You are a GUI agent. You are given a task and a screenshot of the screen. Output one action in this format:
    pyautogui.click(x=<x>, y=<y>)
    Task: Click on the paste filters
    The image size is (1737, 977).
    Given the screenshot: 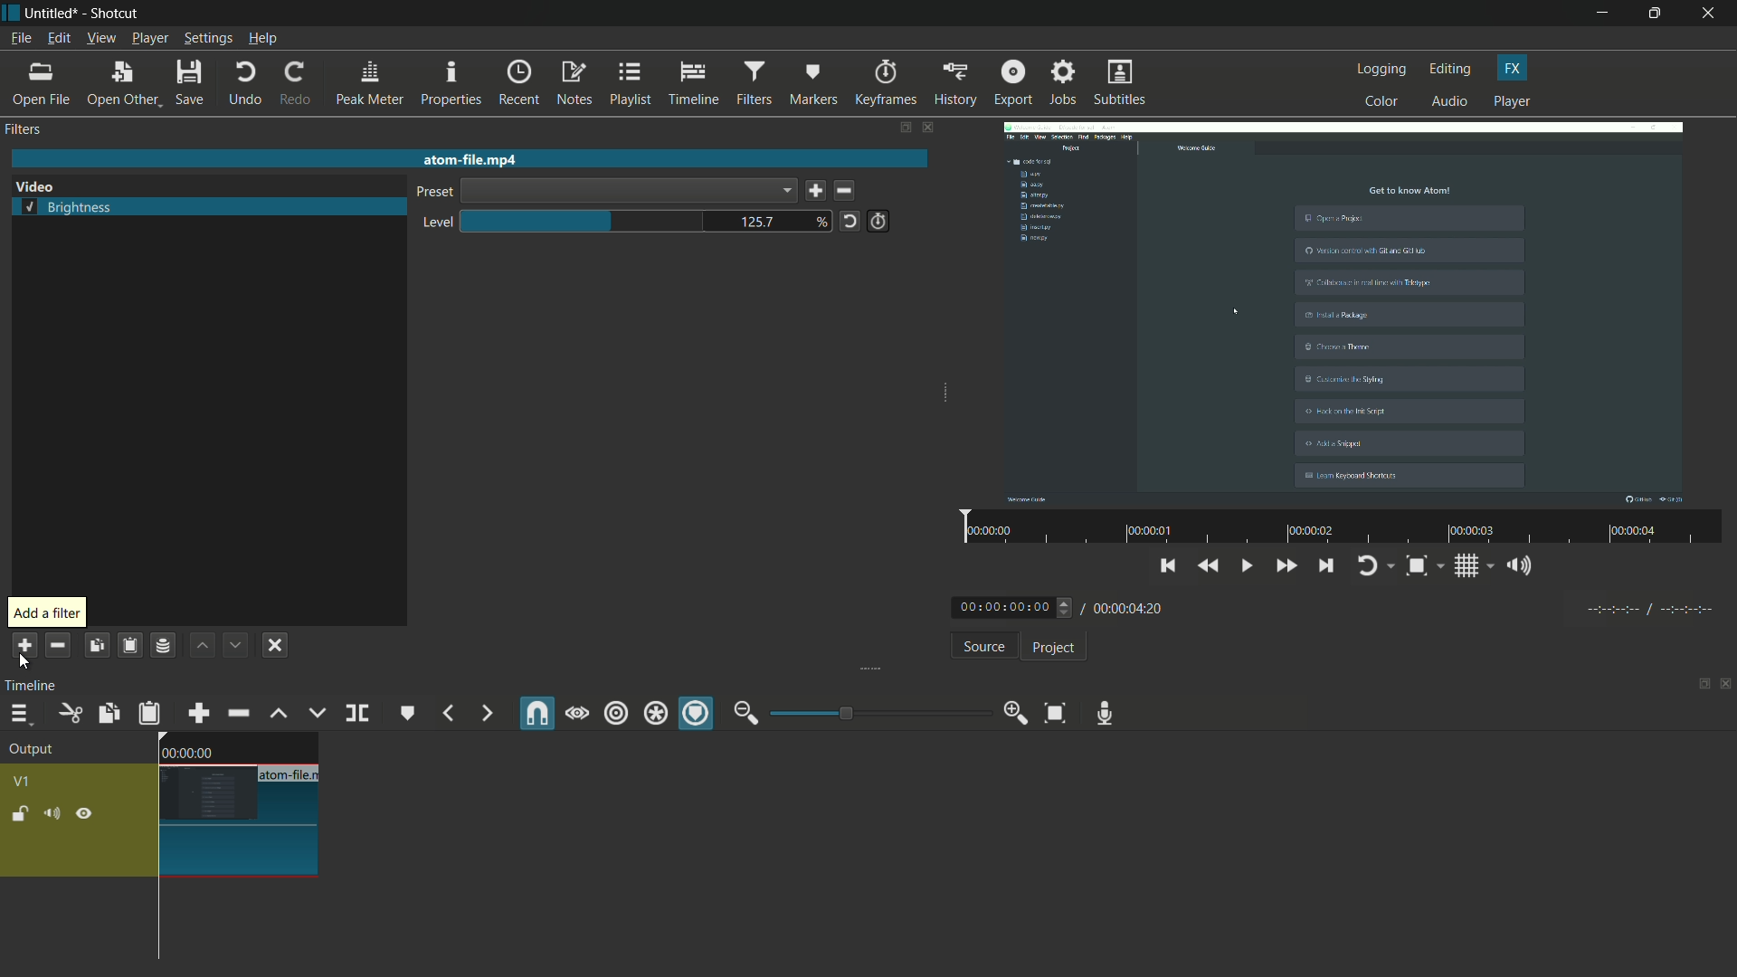 What is the action you would take?
    pyautogui.click(x=128, y=645)
    